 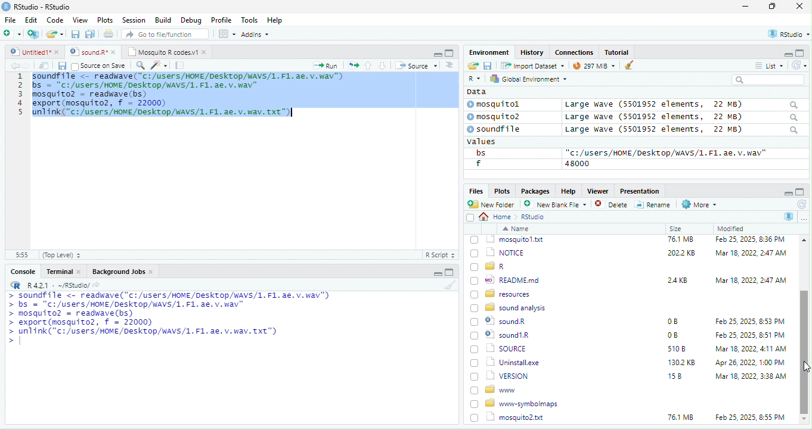 I want to click on save, so click(x=76, y=35).